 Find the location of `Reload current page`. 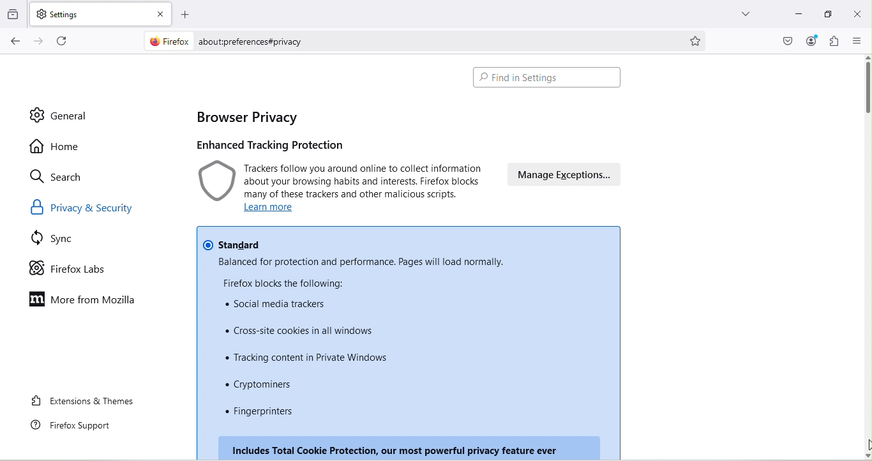

Reload current page is located at coordinates (63, 41).